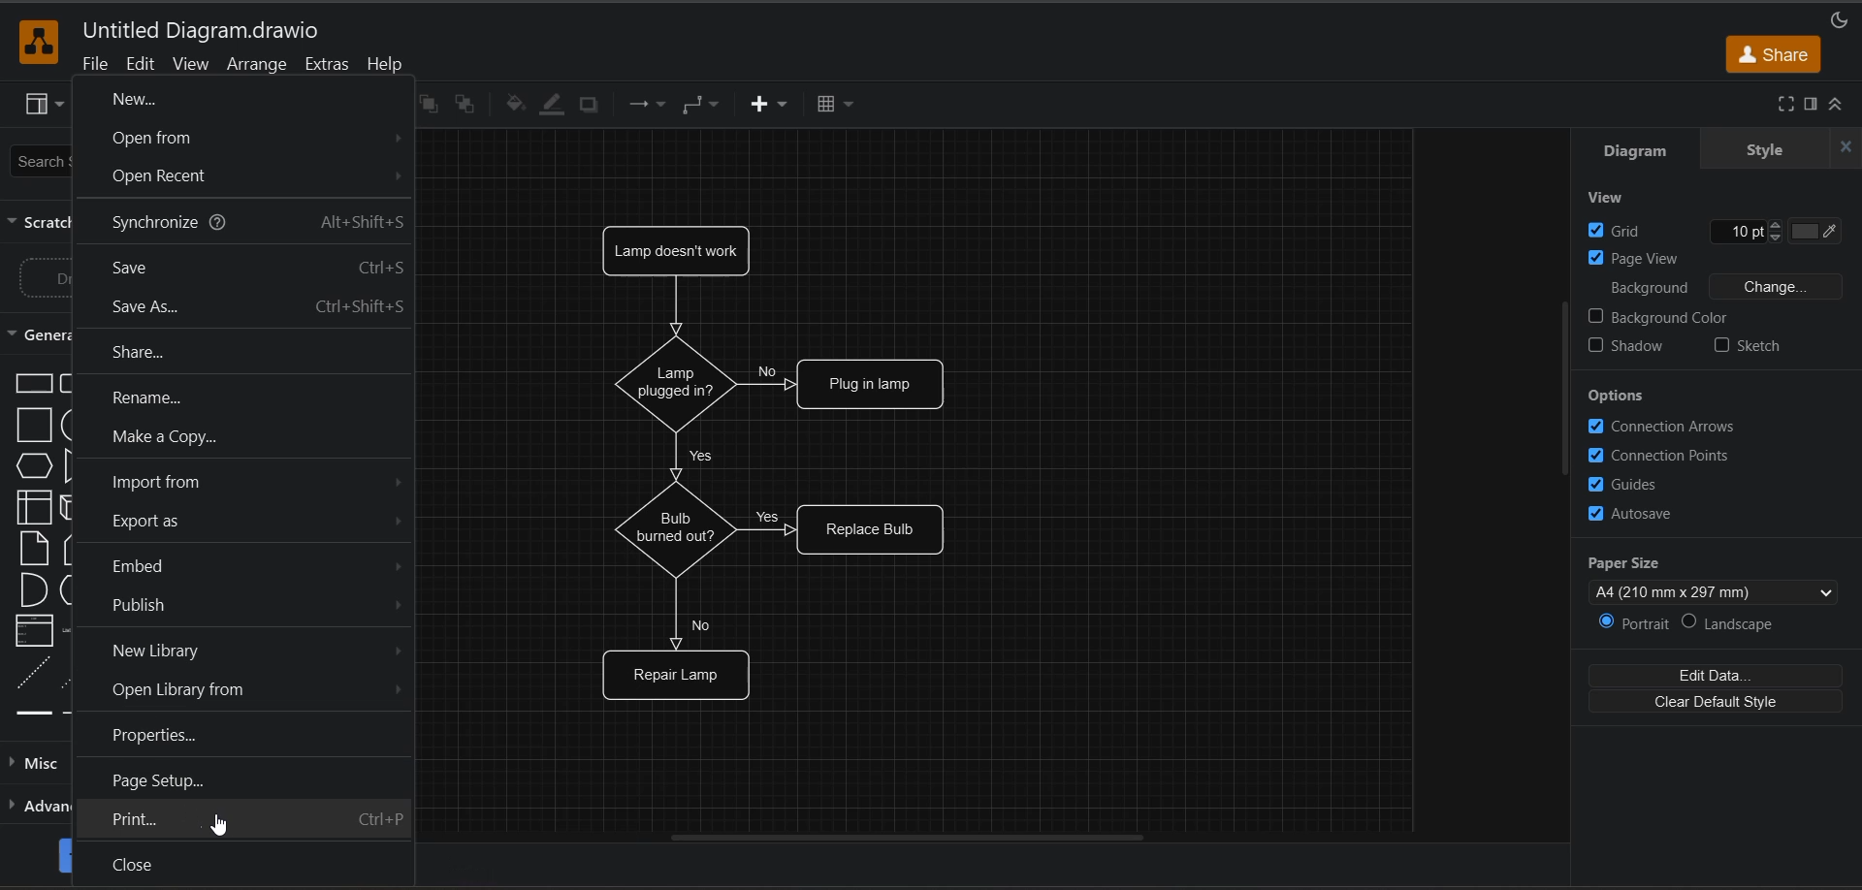 The width and height of the screenshot is (1862, 890). What do you see at coordinates (1721, 671) in the screenshot?
I see `edit data` at bounding box center [1721, 671].